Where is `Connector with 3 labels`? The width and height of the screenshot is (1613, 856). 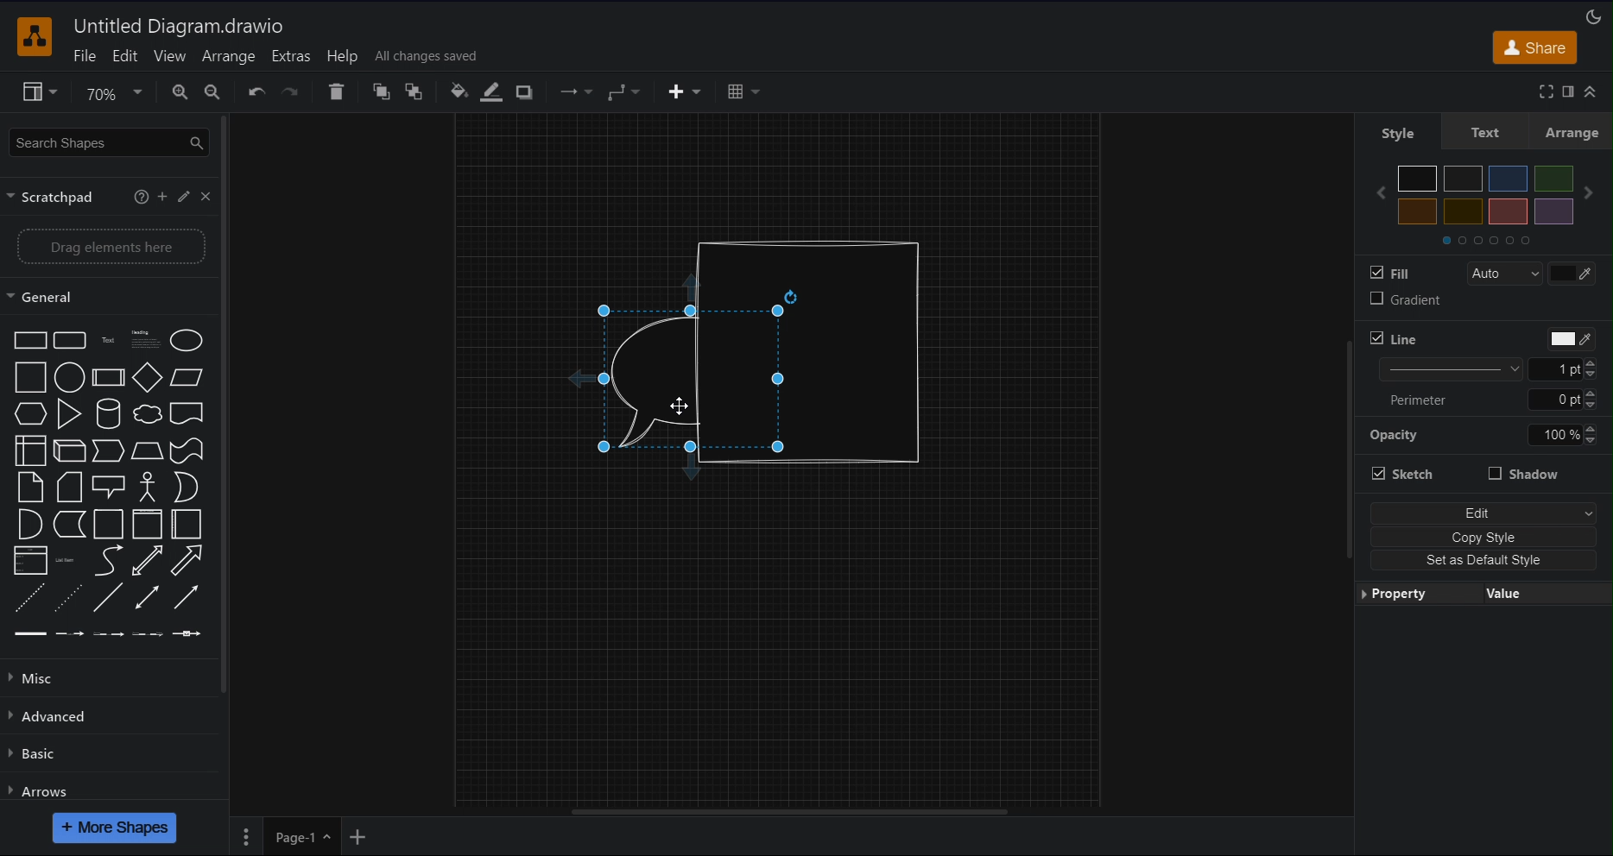
Connector with 3 labels is located at coordinates (148, 633).